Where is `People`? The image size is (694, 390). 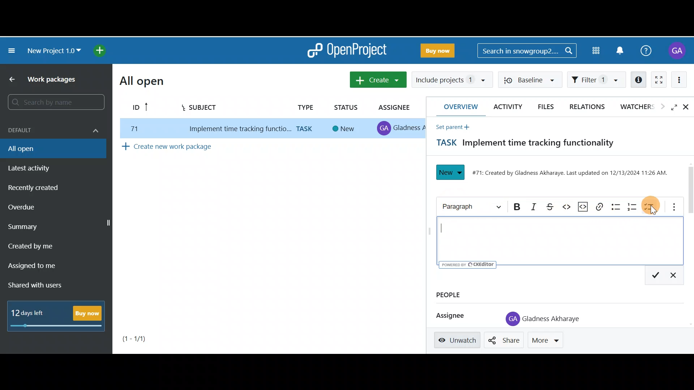
People is located at coordinates (463, 294).